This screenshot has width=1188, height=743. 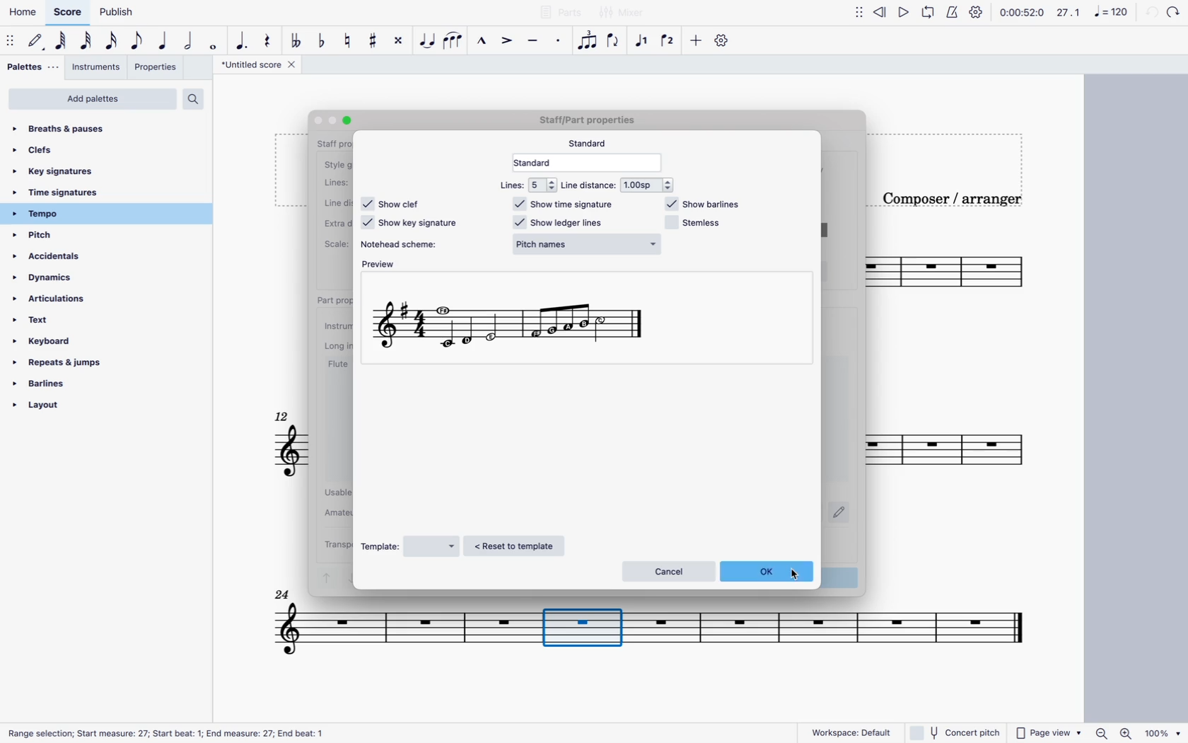 I want to click on scale, so click(x=1092, y=13).